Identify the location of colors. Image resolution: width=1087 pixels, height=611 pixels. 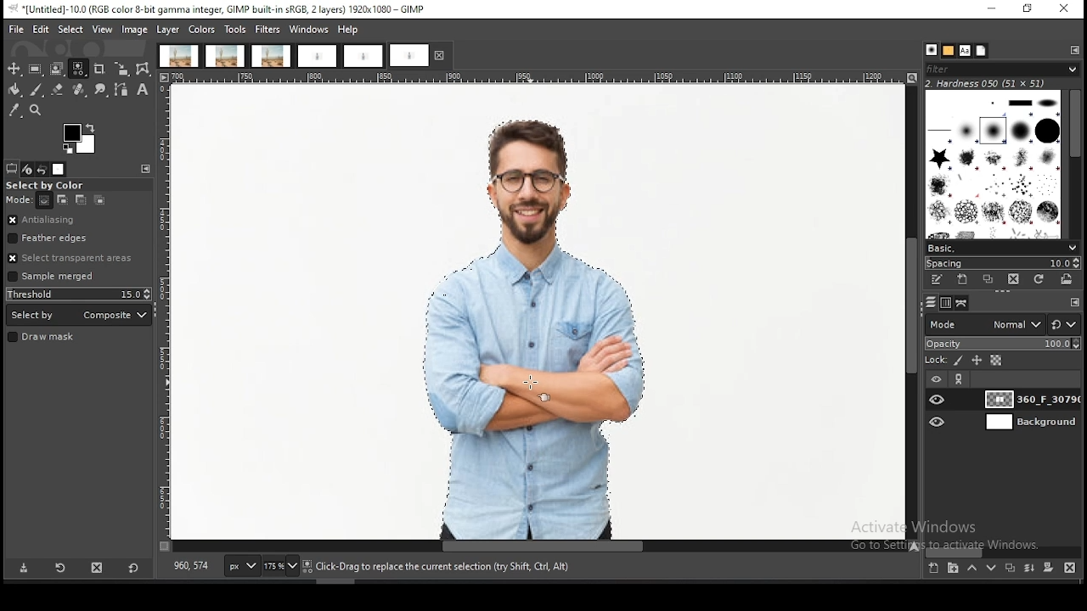
(201, 30).